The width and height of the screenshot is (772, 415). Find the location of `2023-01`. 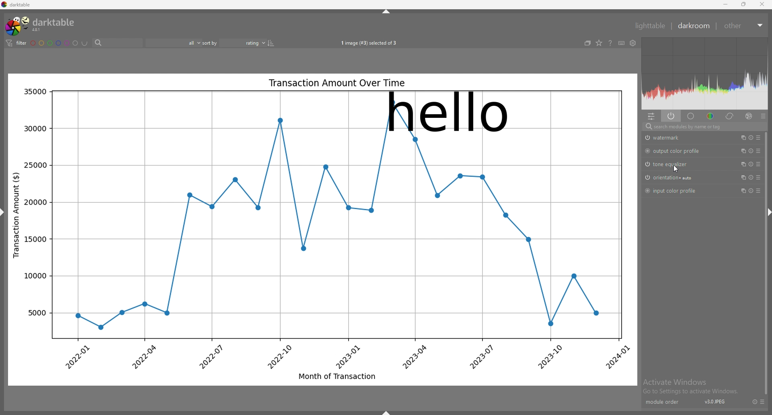

2023-01 is located at coordinates (347, 357).